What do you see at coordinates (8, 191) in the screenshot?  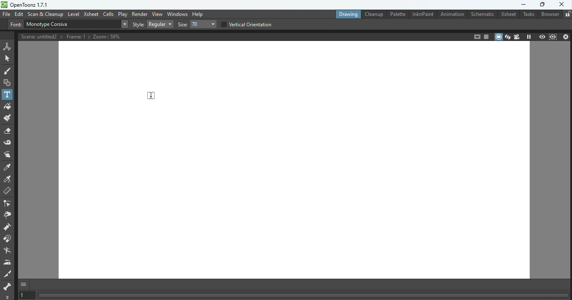 I see `Ruler tool` at bounding box center [8, 191].